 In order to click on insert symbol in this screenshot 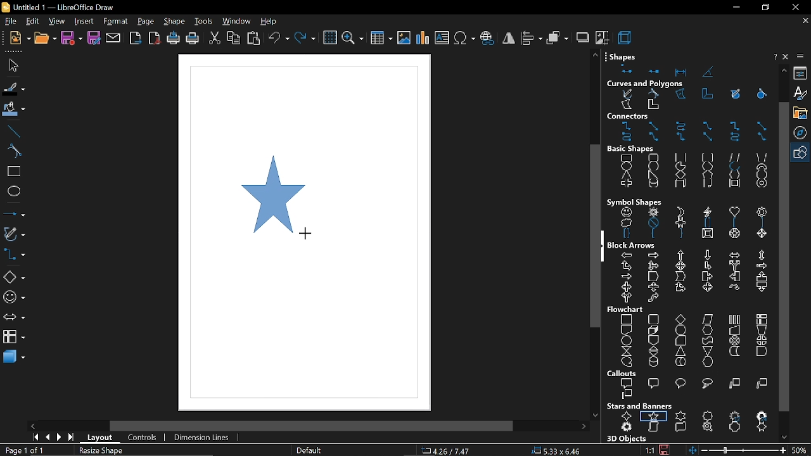, I will do `click(465, 39)`.